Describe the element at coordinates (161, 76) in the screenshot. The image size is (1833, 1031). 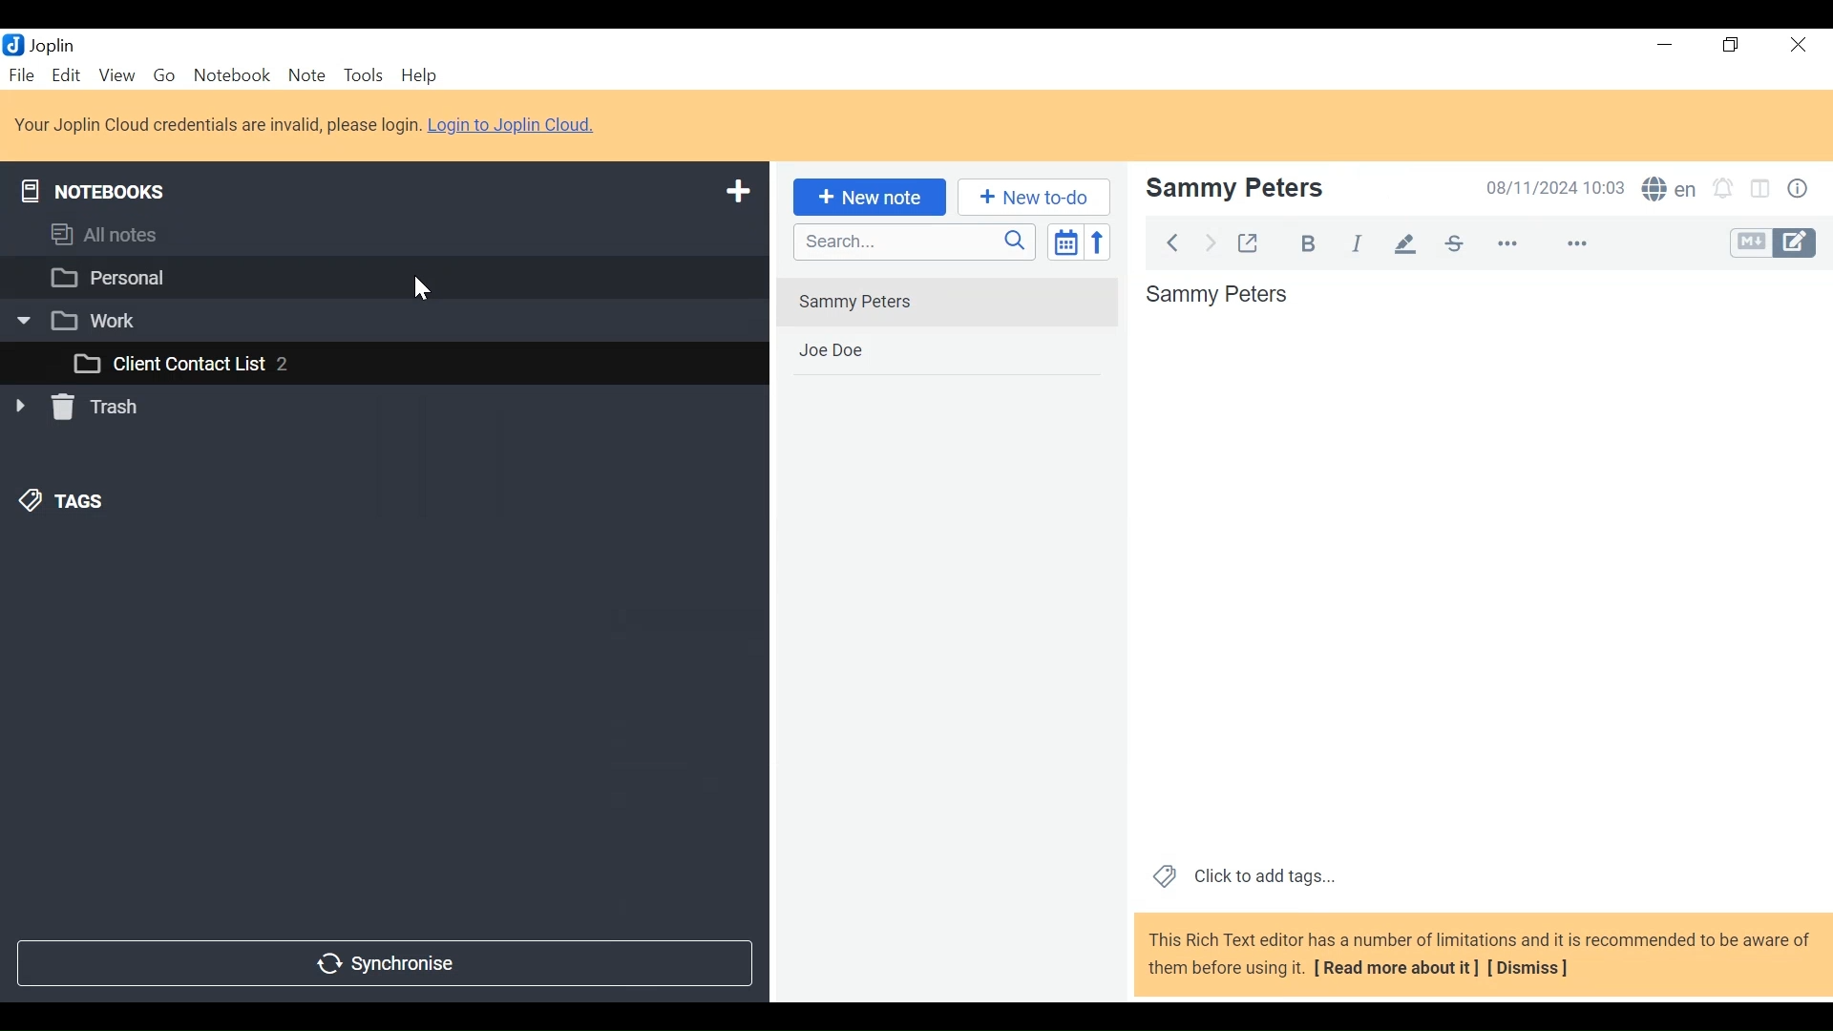
I see `Go` at that location.